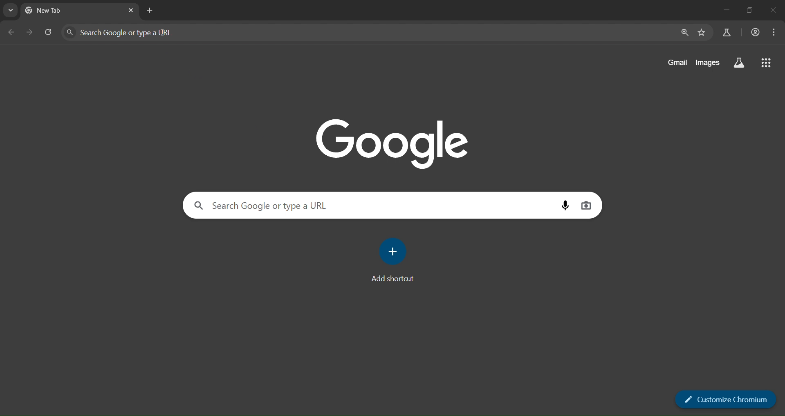  I want to click on zoom, so click(683, 33).